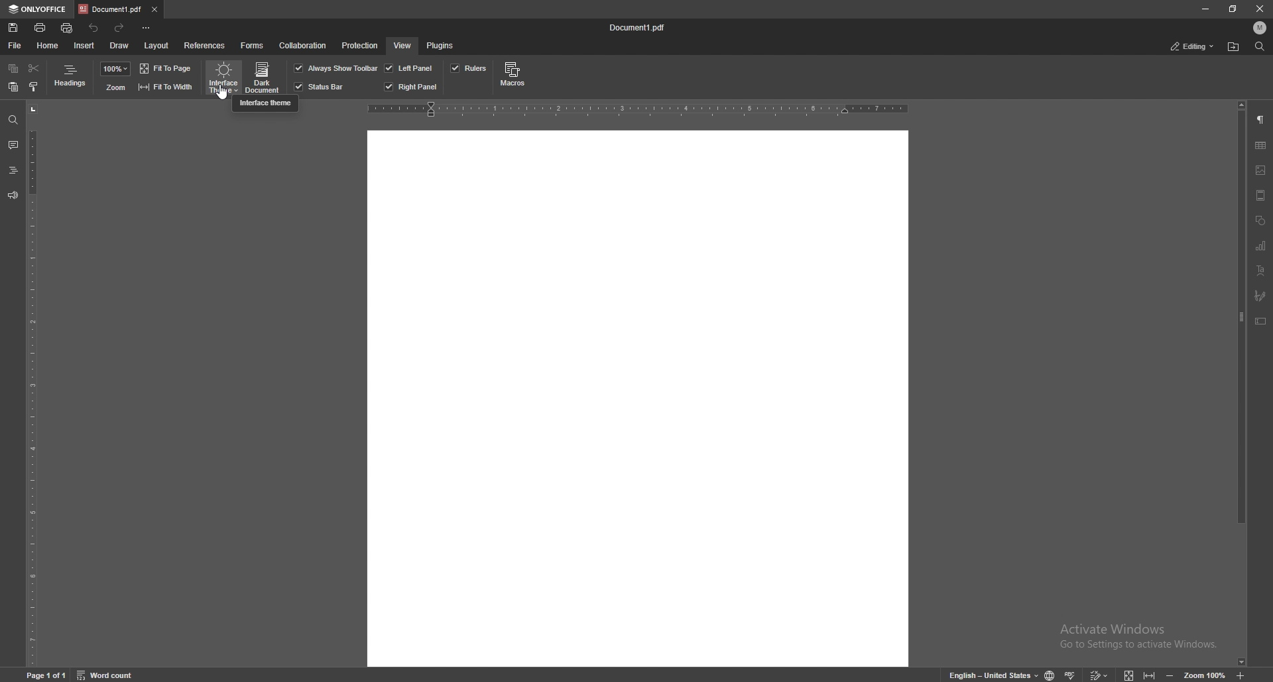 The image size is (1273, 682). What do you see at coordinates (1071, 674) in the screenshot?
I see `spell check` at bounding box center [1071, 674].